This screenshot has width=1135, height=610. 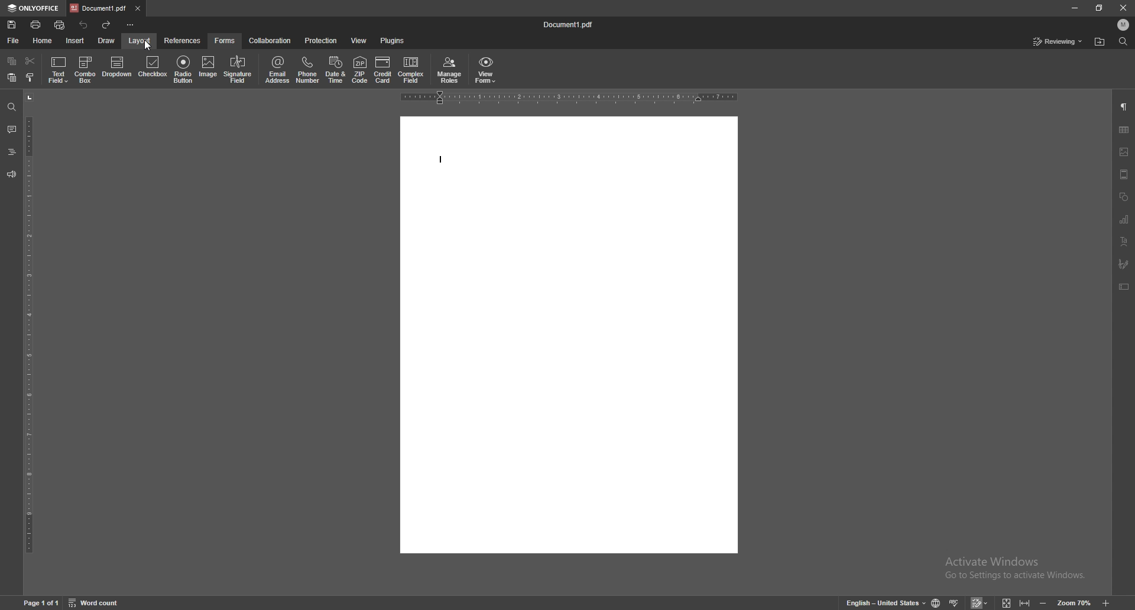 I want to click on onlyoffice, so click(x=34, y=9).